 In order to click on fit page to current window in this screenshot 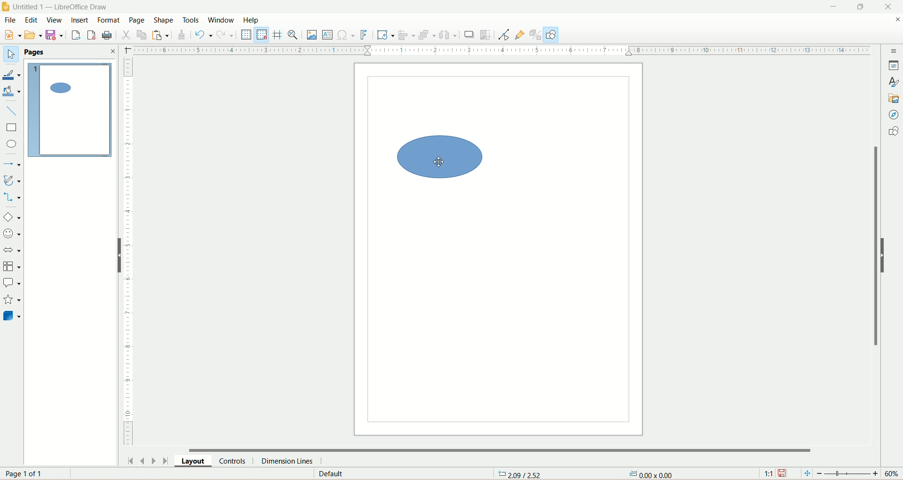, I will do `click(806, 473)`.